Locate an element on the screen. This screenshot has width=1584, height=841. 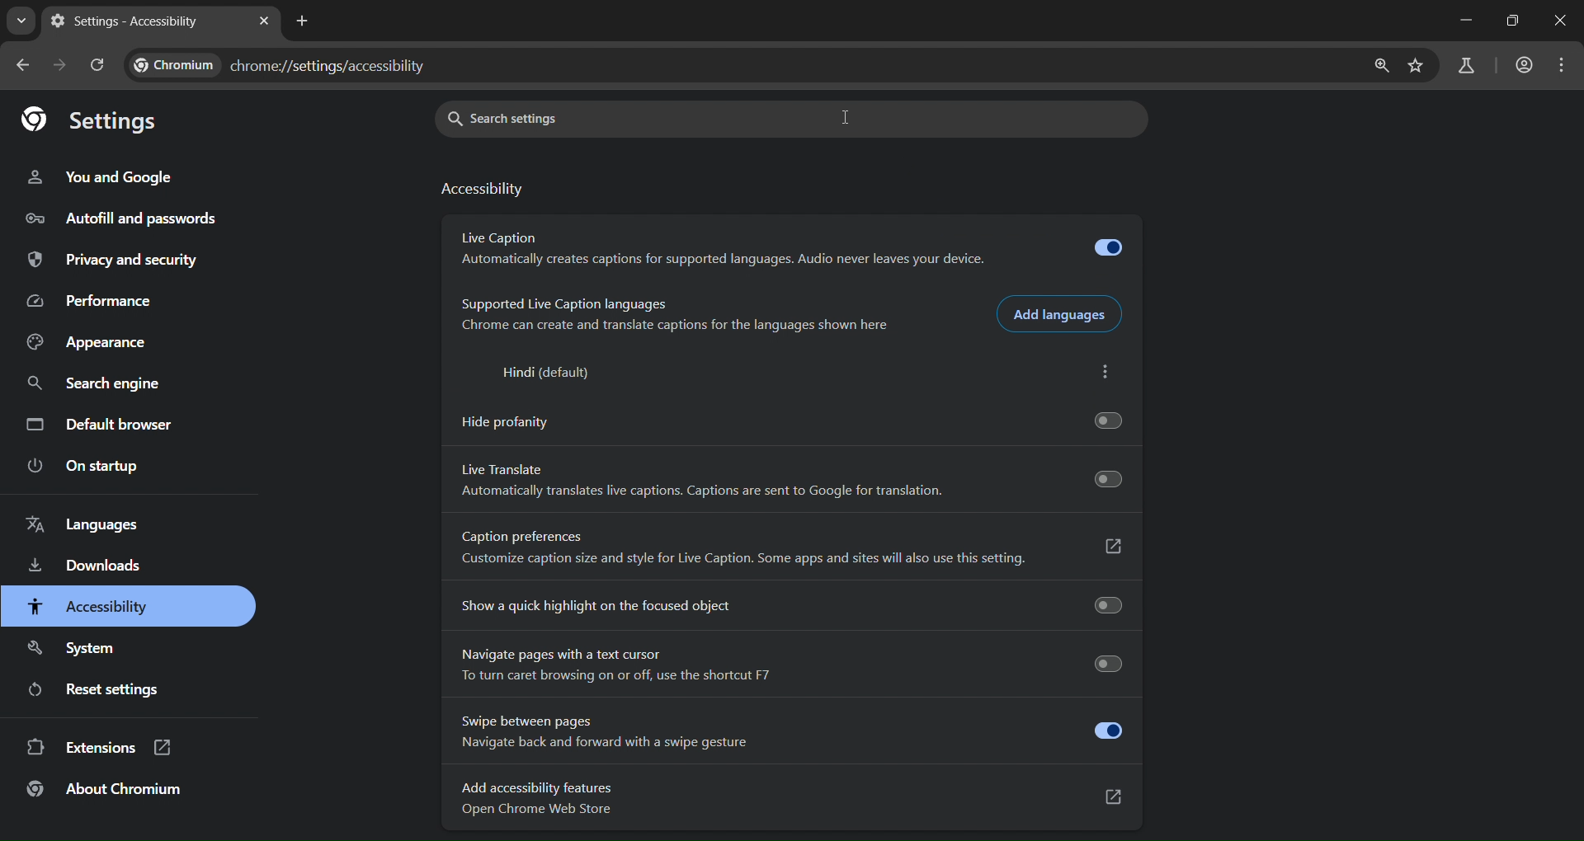
reload page is located at coordinates (96, 63).